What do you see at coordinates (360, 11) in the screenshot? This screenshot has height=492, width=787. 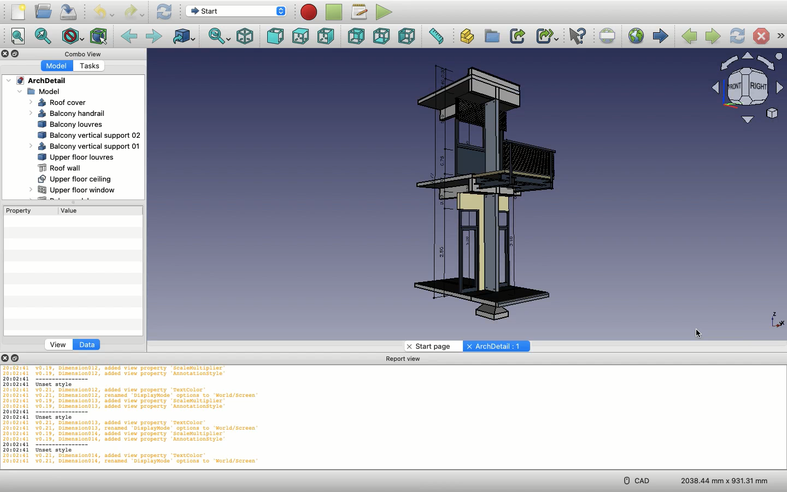 I see `Macros` at bounding box center [360, 11].